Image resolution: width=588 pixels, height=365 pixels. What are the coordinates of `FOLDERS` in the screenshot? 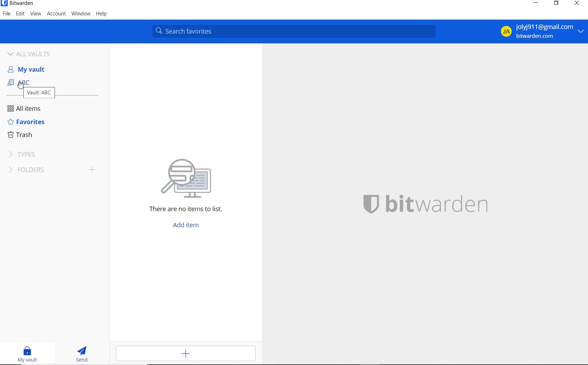 It's located at (41, 171).